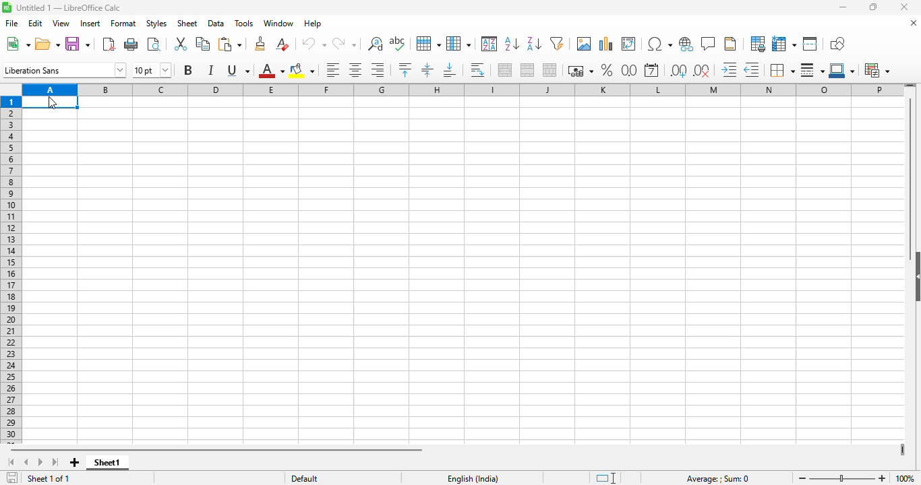  What do you see at coordinates (301, 71) in the screenshot?
I see `background color` at bounding box center [301, 71].